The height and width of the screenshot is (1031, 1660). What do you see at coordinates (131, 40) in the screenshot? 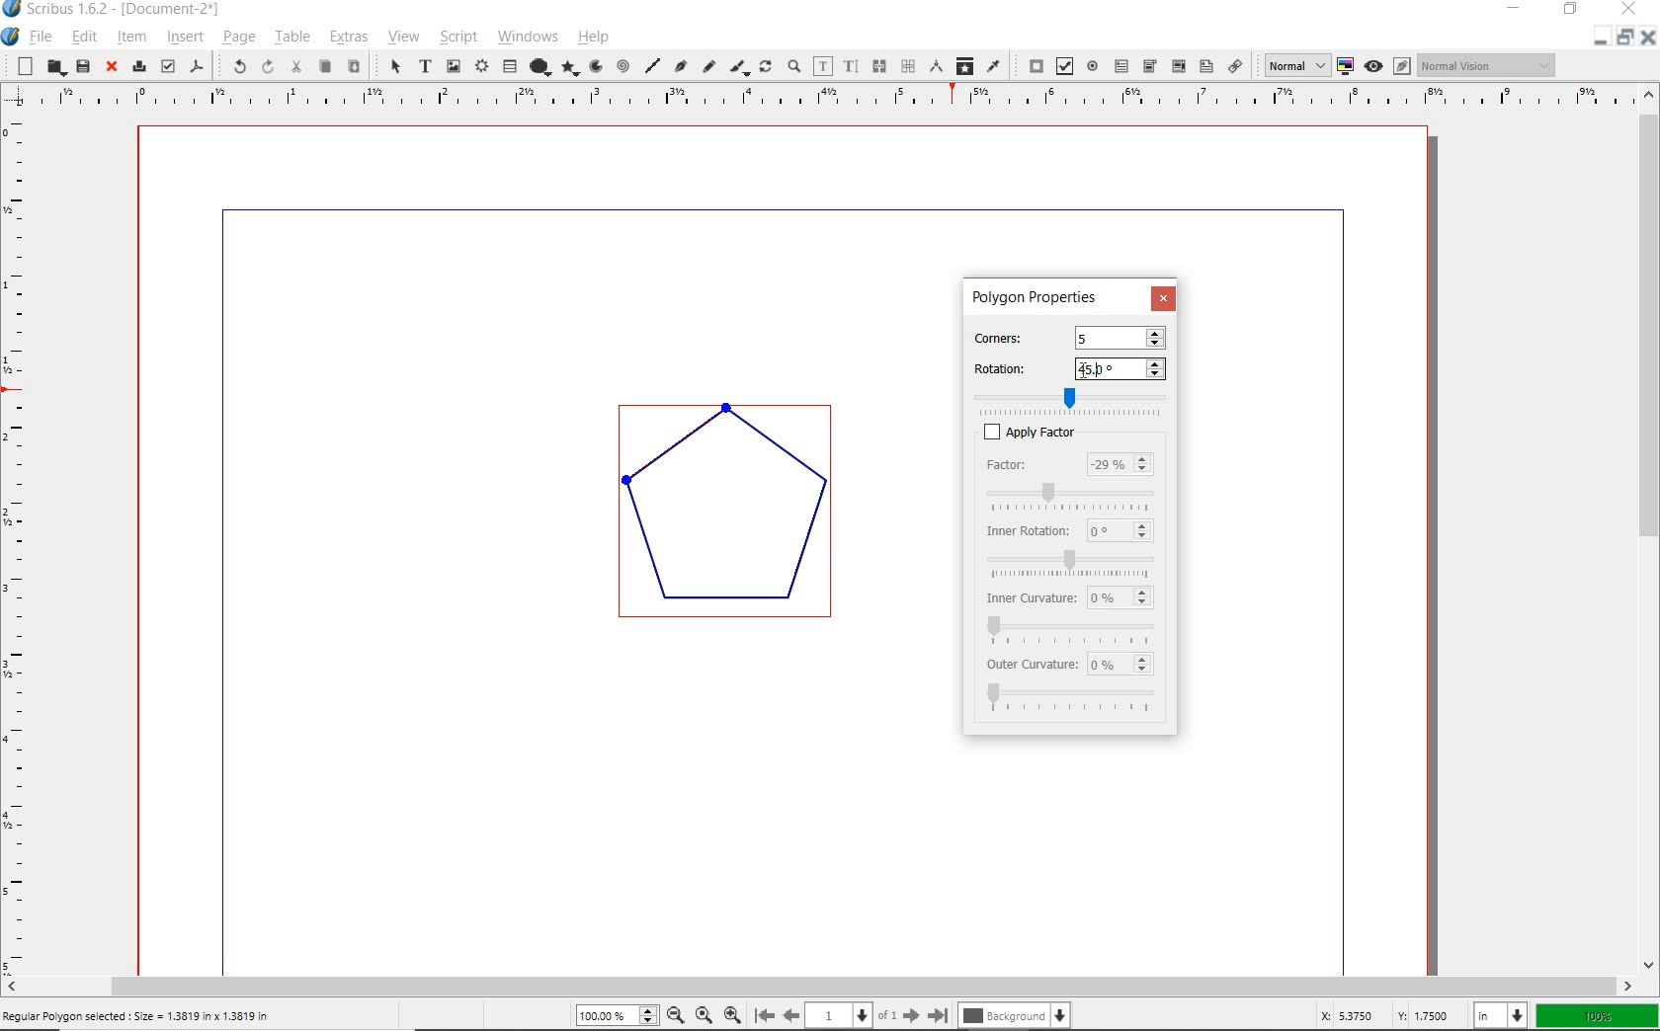
I see `item` at bounding box center [131, 40].